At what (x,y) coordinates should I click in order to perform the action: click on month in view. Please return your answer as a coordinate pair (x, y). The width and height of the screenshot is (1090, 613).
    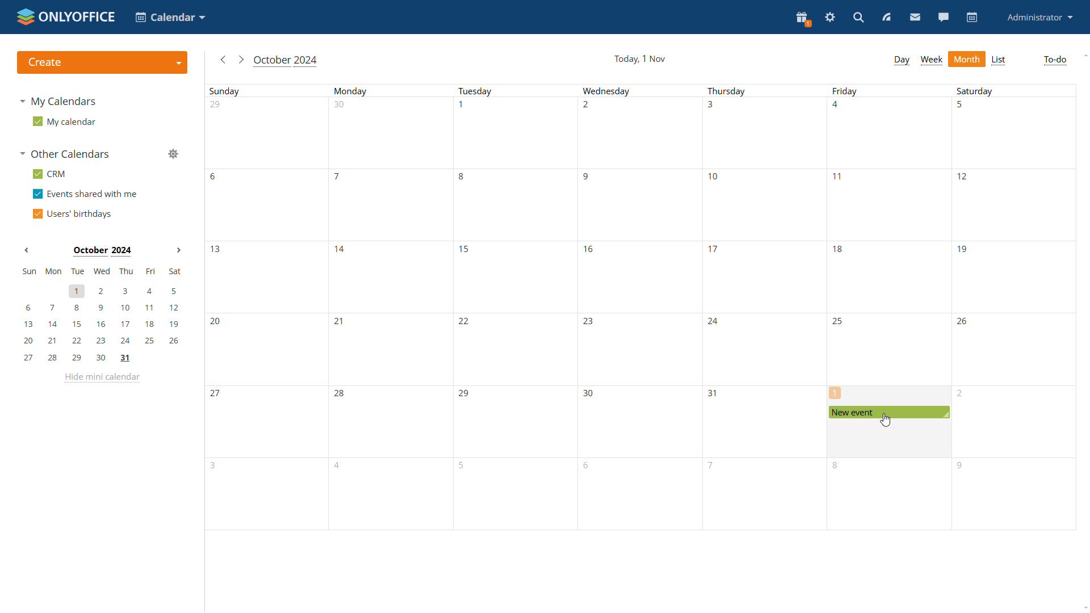
    Looking at the image, I should click on (288, 61).